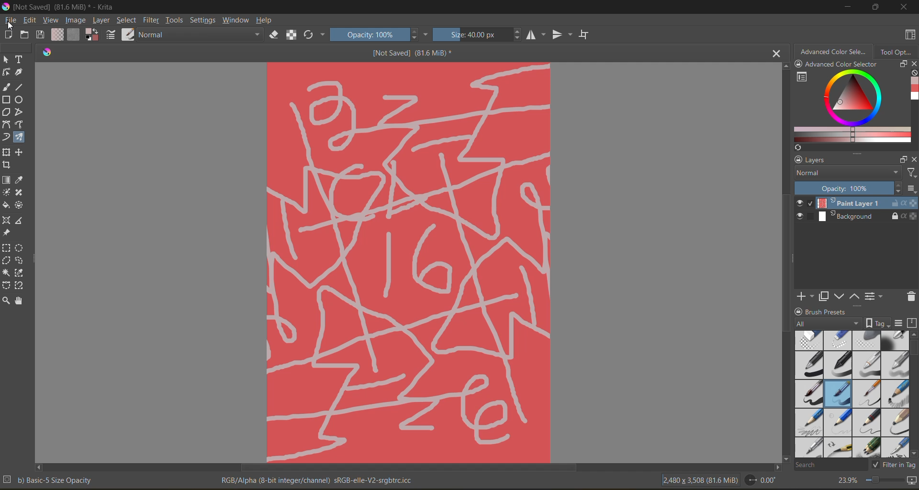 Image resolution: width=919 pixels, height=490 pixels. What do you see at coordinates (20, 193) in the screenshot?
I see `tool` at bounding box center [20, 193].